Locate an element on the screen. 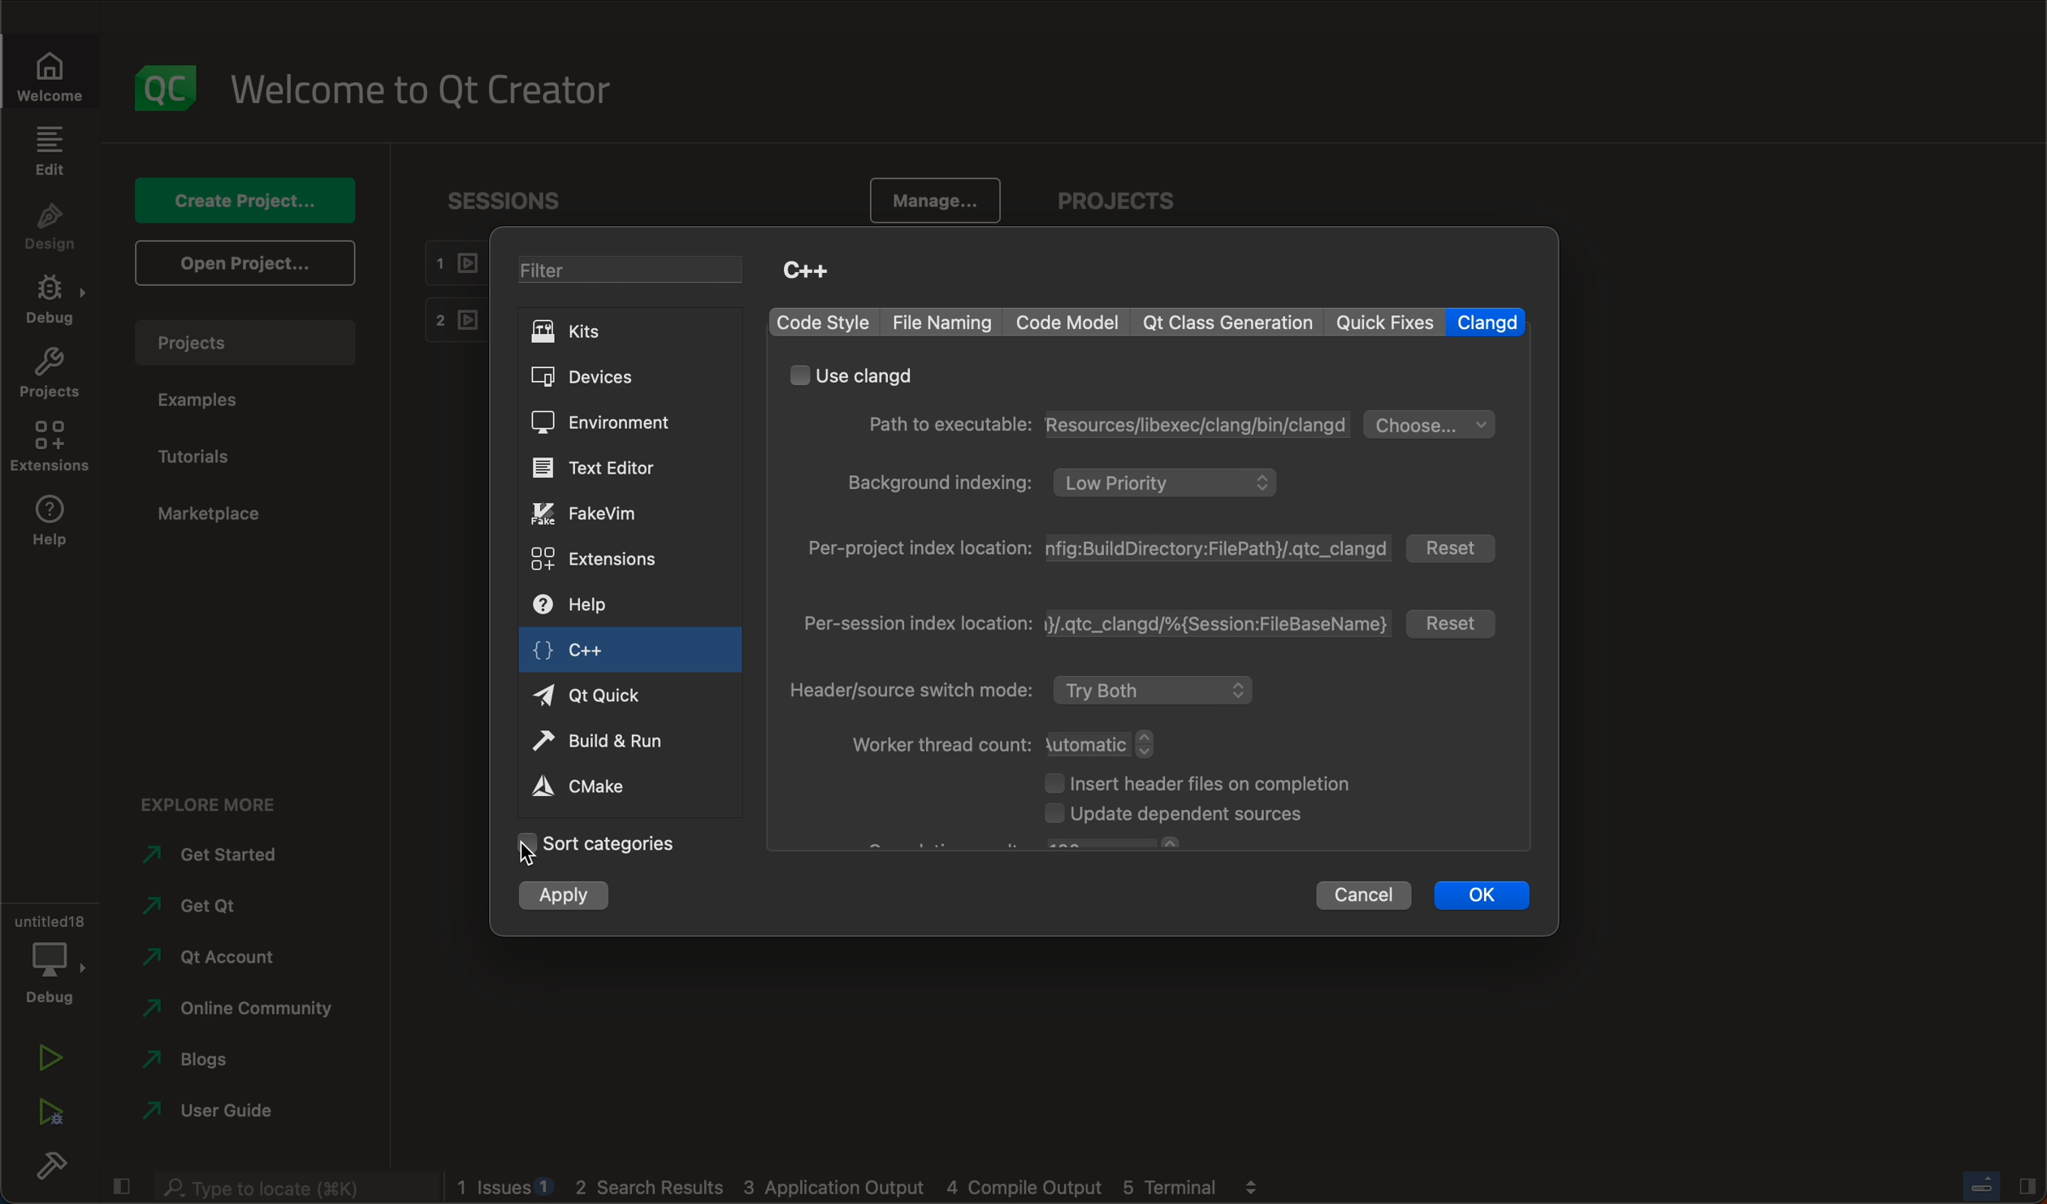 This screenshot has width=2047, height=1204. editor is located at coordinates (612, 469).